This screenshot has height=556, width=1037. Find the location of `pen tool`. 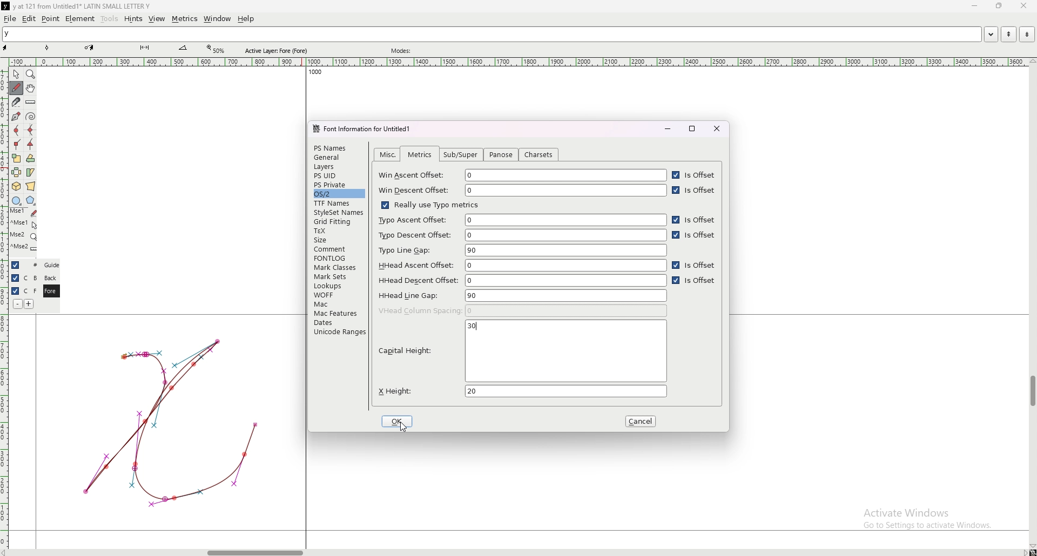

pen tool is located at coordinates (89, 48).